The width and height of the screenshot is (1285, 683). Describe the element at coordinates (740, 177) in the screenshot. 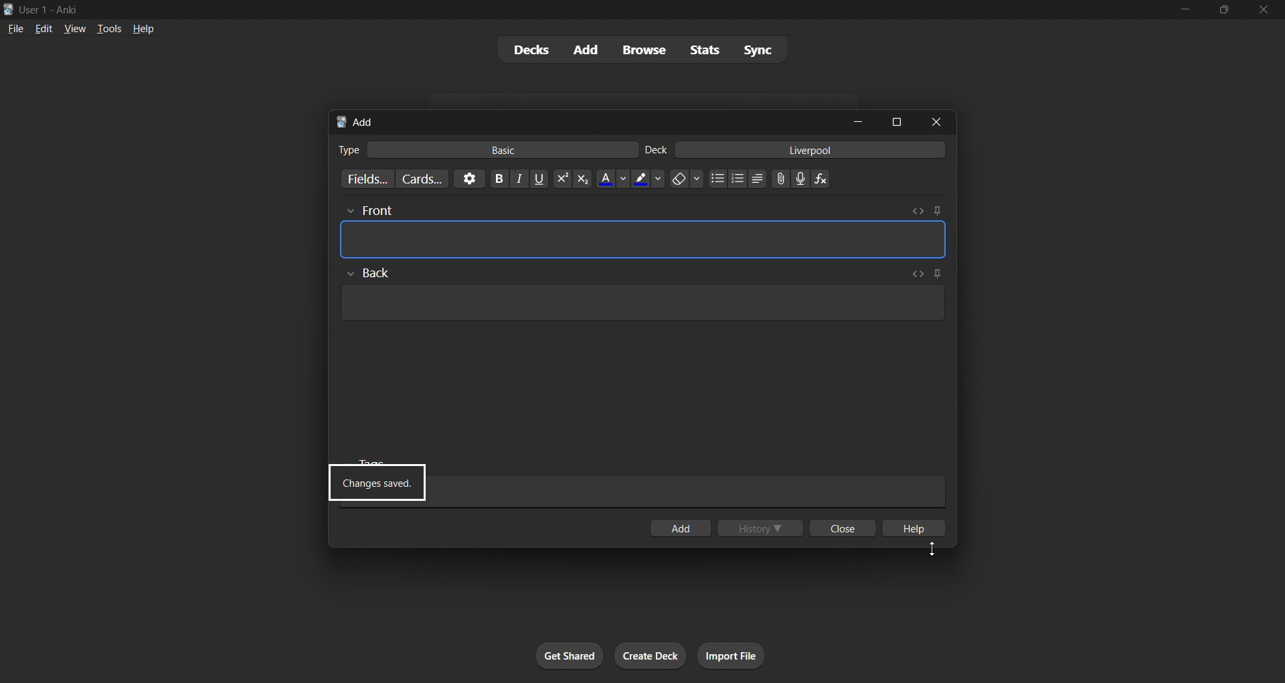

I see `bered points` at that location.